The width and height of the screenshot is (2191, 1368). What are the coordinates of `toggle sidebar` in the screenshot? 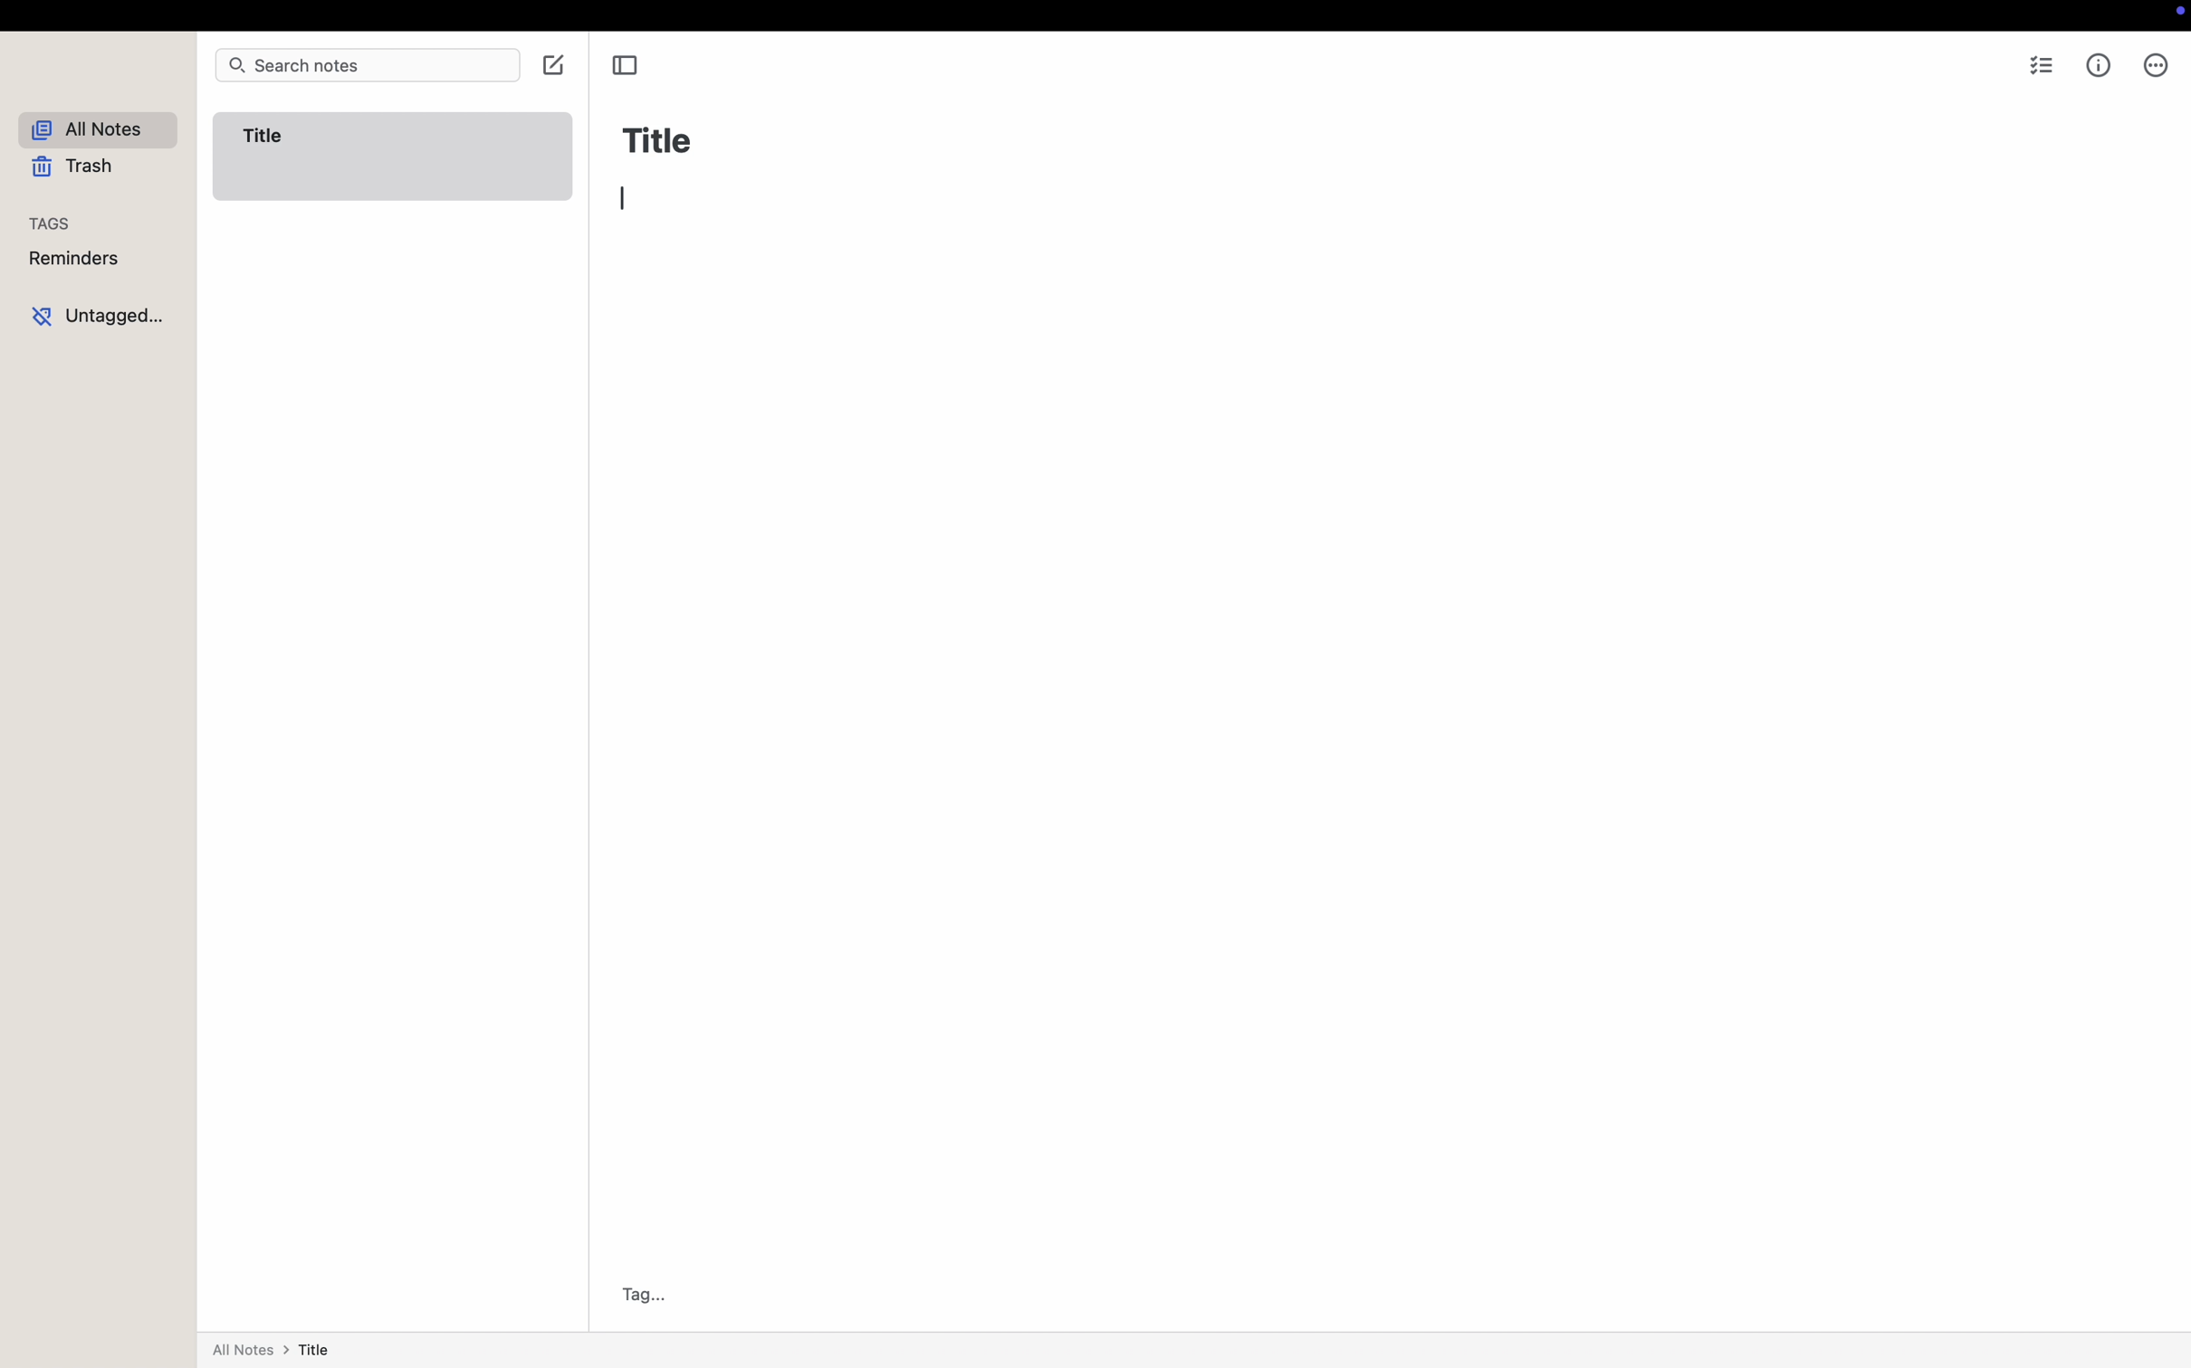 It's located at (625, 66).